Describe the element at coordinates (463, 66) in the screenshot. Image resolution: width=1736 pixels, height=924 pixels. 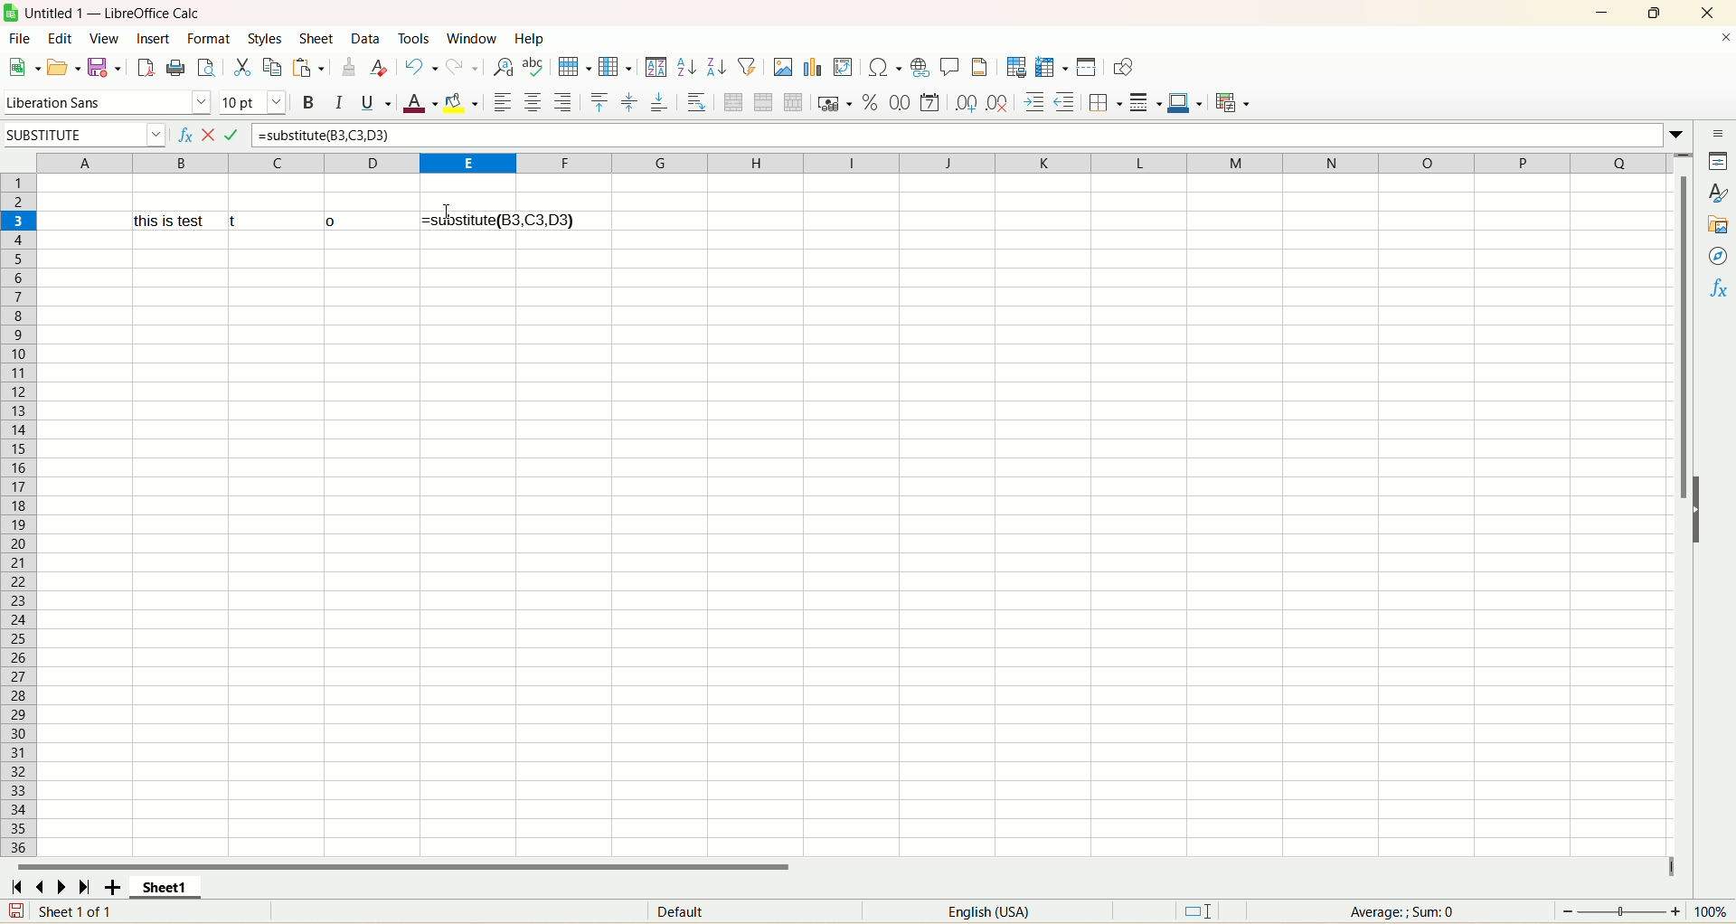
I see `redo` at that location.